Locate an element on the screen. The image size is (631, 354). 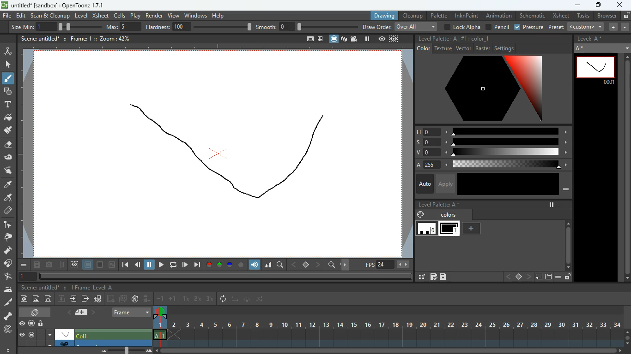
zoom is located at coordinates (332, 265).